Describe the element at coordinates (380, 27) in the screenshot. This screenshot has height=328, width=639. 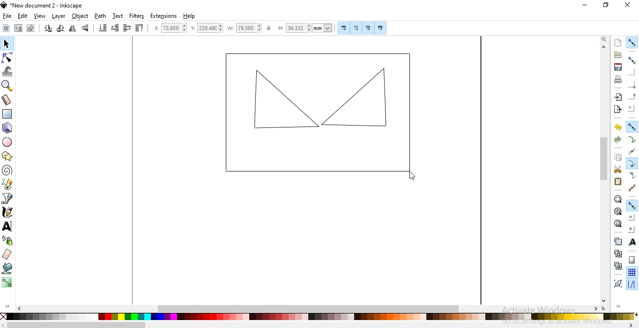
I see `move patterns along with objects` at that location.